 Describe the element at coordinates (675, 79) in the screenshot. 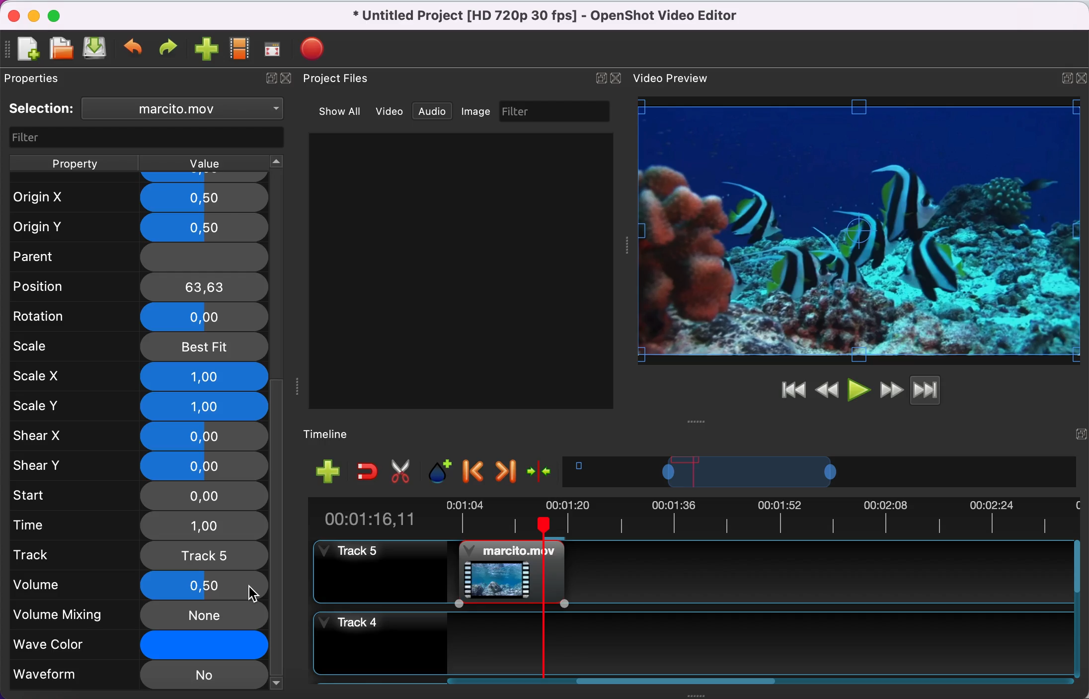

I see `video preview` at that location.